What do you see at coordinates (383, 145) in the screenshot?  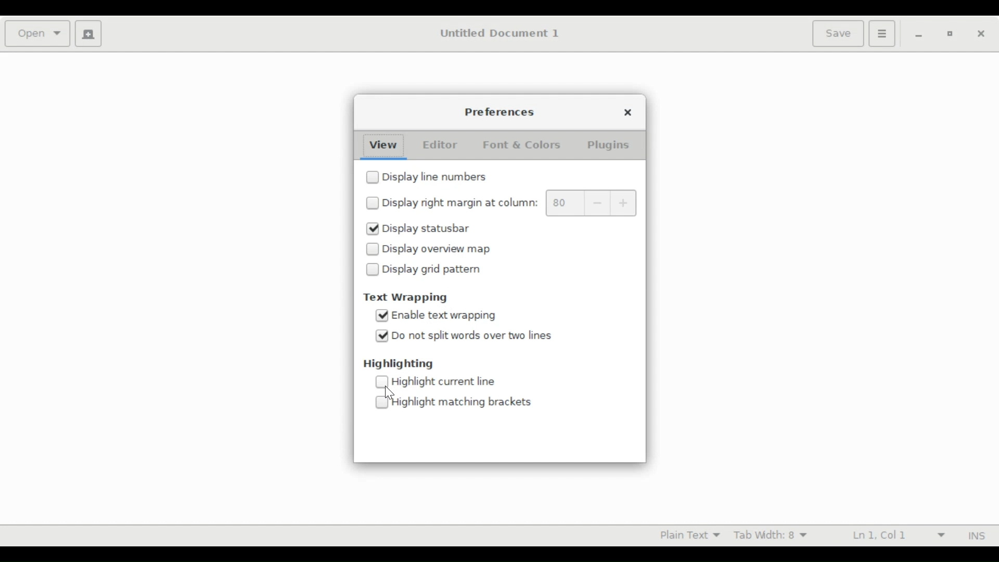 I see `View` at bounding box center [383, 145].